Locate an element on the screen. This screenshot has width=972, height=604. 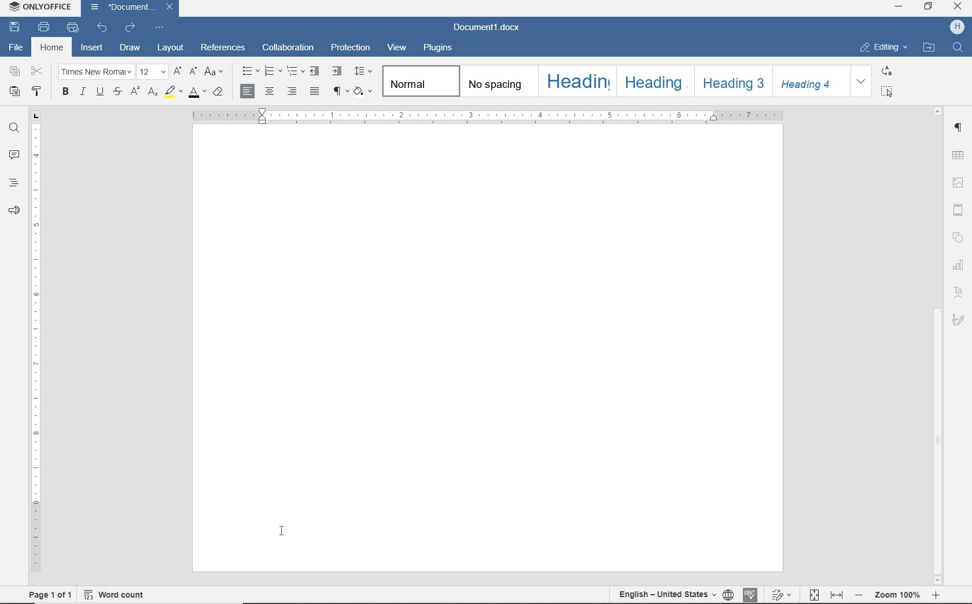
shape is located at coordinates (959, 237).